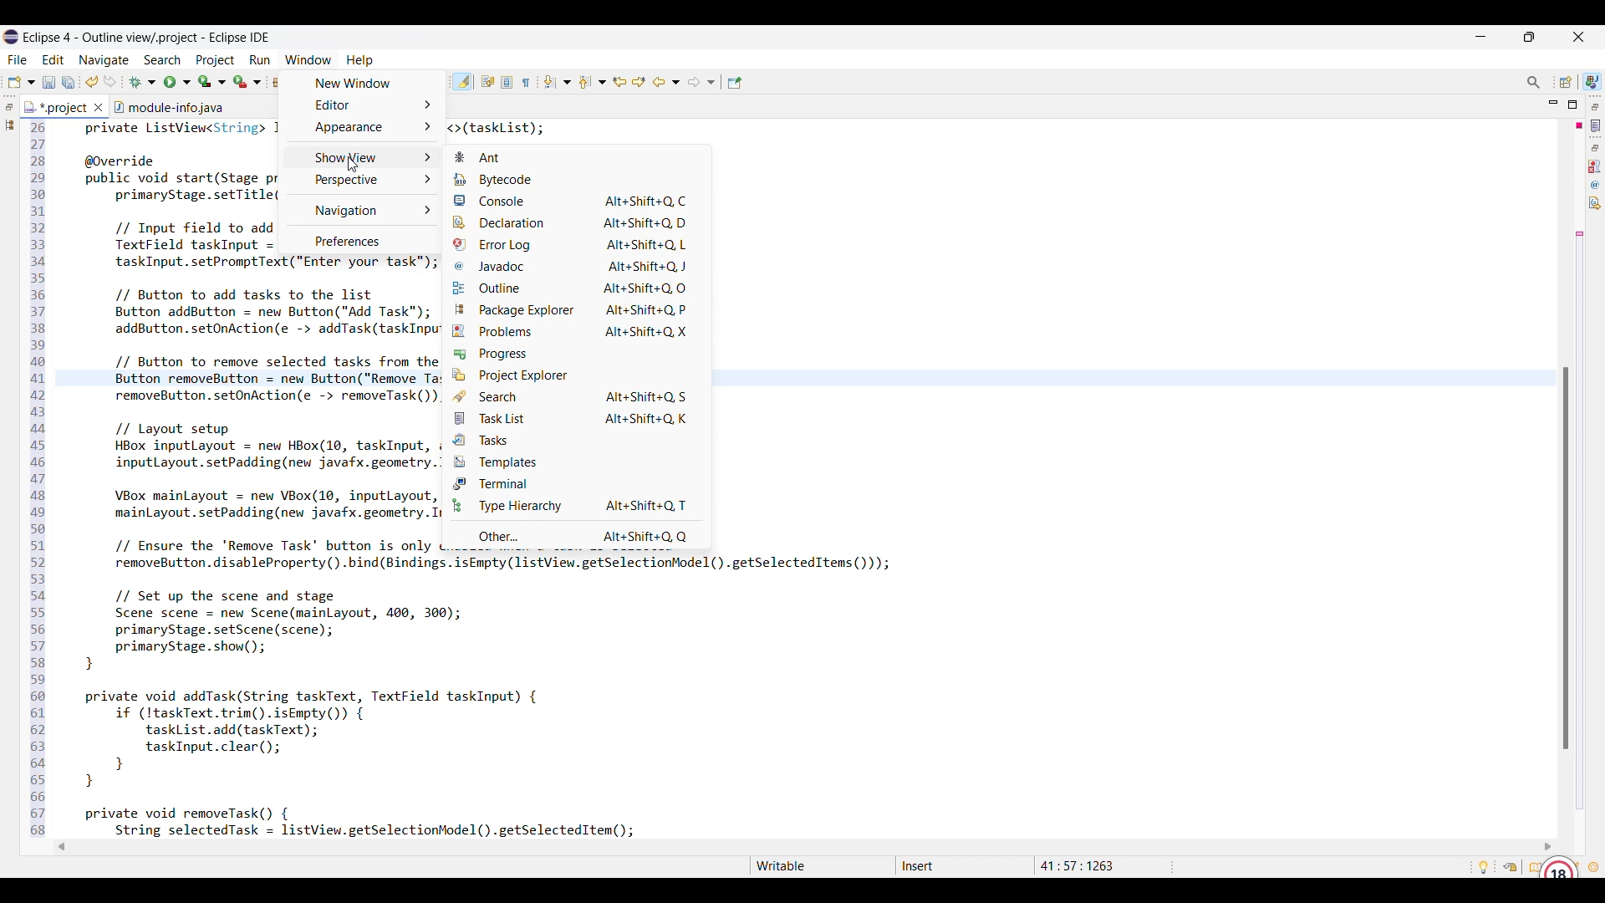  What do you see at coordinates (619, 82) in the screenshot?
I see `Previous edit location` at bounding box center [619, 82].